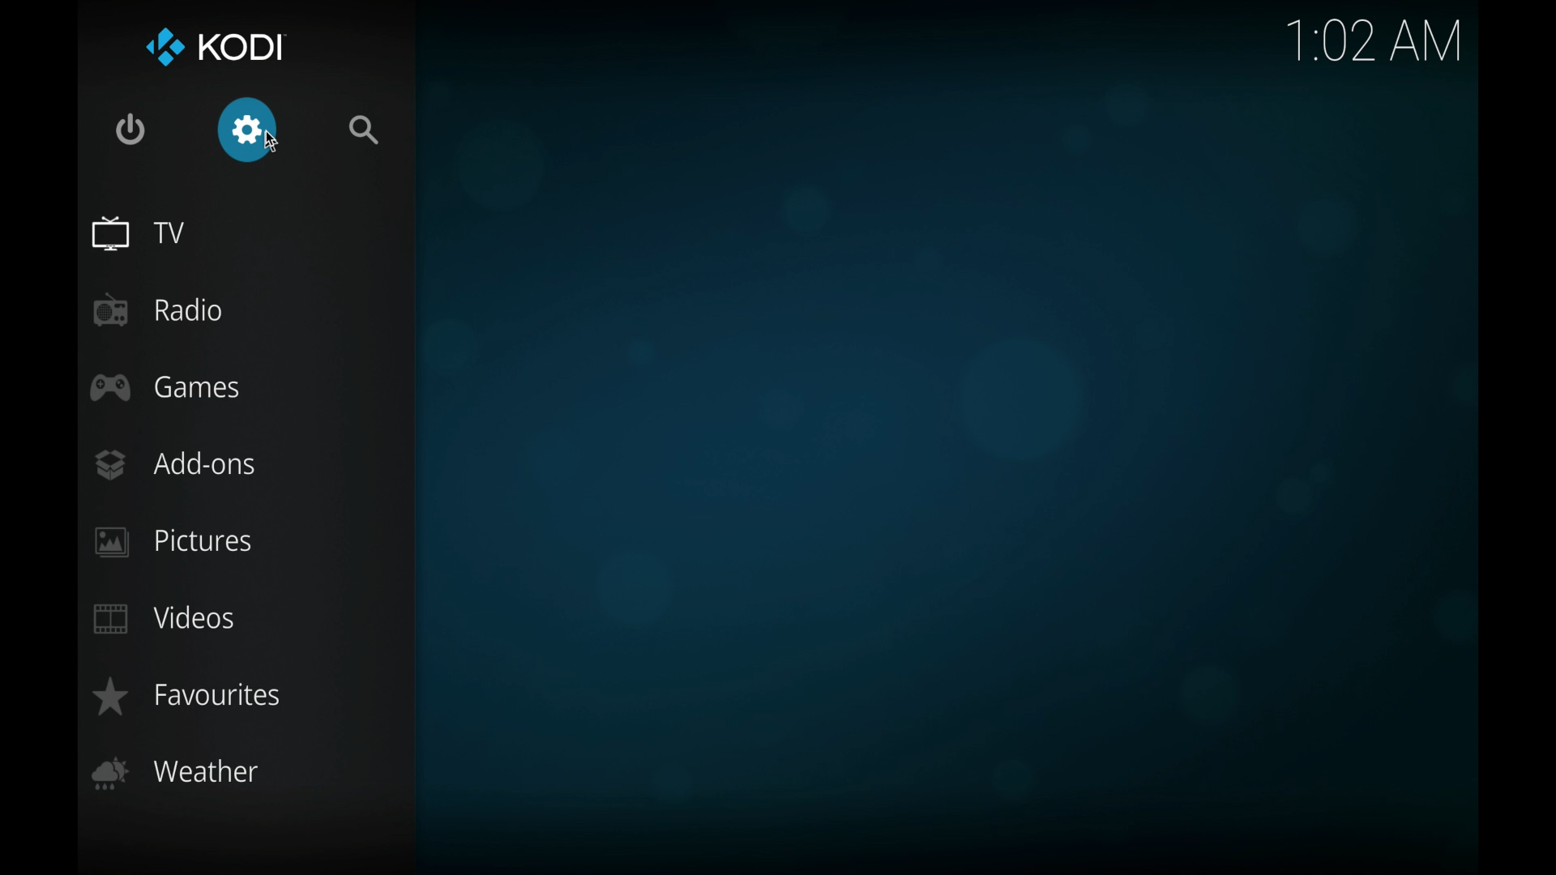 This screenshot has height=875, width=1556. What do you see at coordinates (165, 619) in the screenshot?
I see `videos` at bounding box center [165, 619].